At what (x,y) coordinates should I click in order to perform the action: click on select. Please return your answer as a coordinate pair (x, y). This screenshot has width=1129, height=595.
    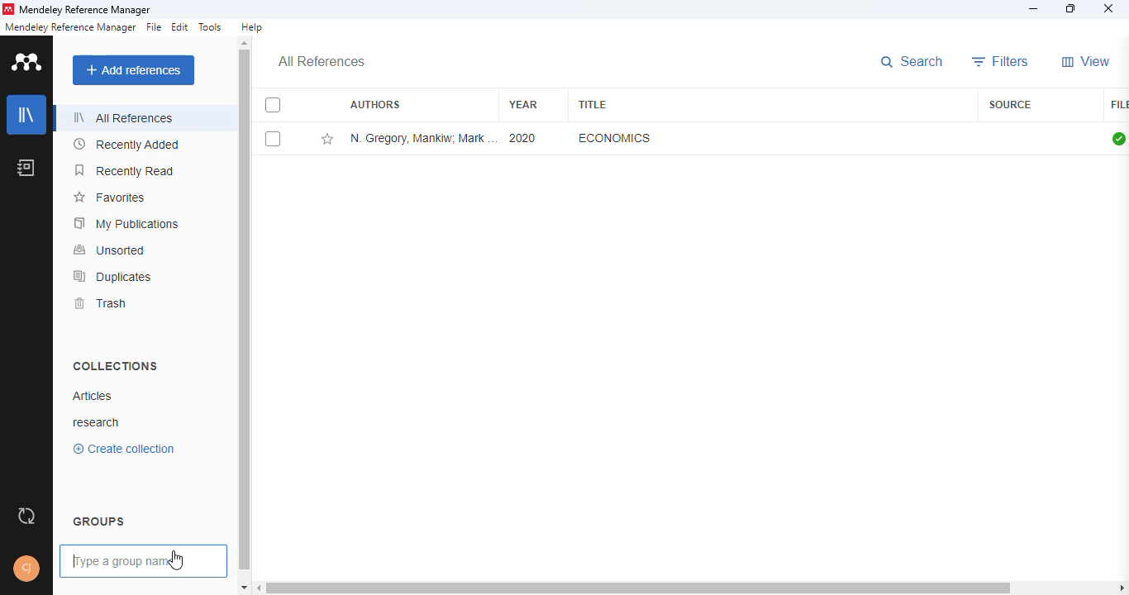
    Looking at the image, I should click on (274, 105).